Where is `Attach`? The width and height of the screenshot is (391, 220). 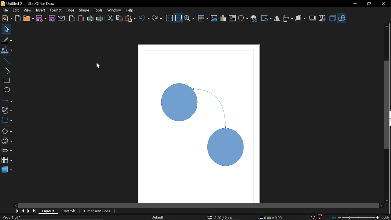 Attach is located at coordinates (61, 18).